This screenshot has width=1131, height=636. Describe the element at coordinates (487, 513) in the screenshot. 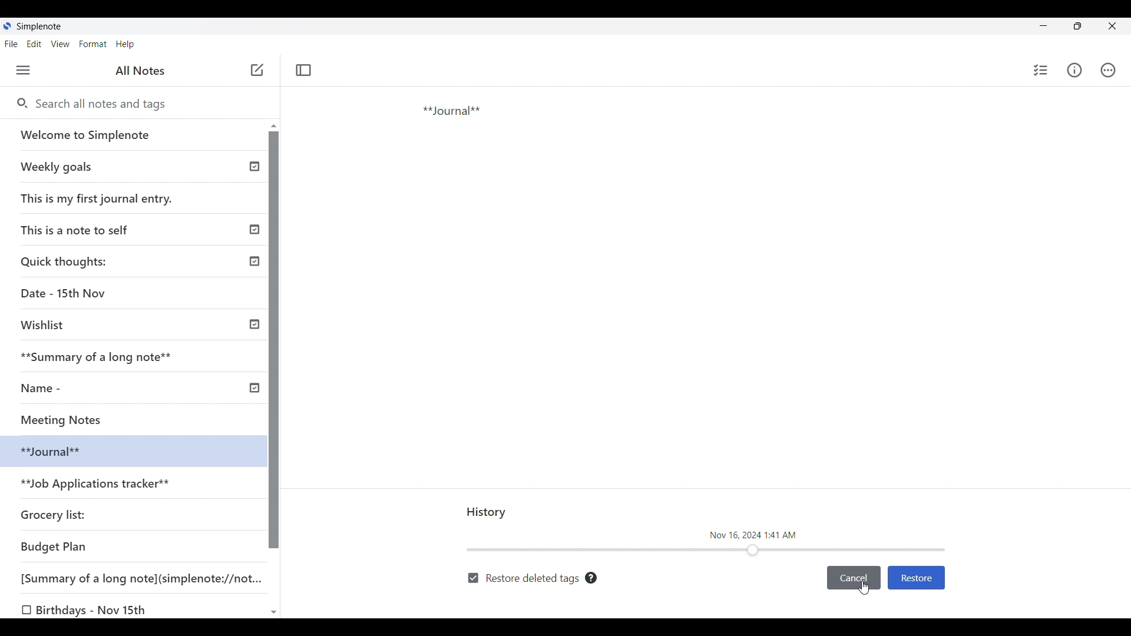

I see `Title of current panel` at that location.